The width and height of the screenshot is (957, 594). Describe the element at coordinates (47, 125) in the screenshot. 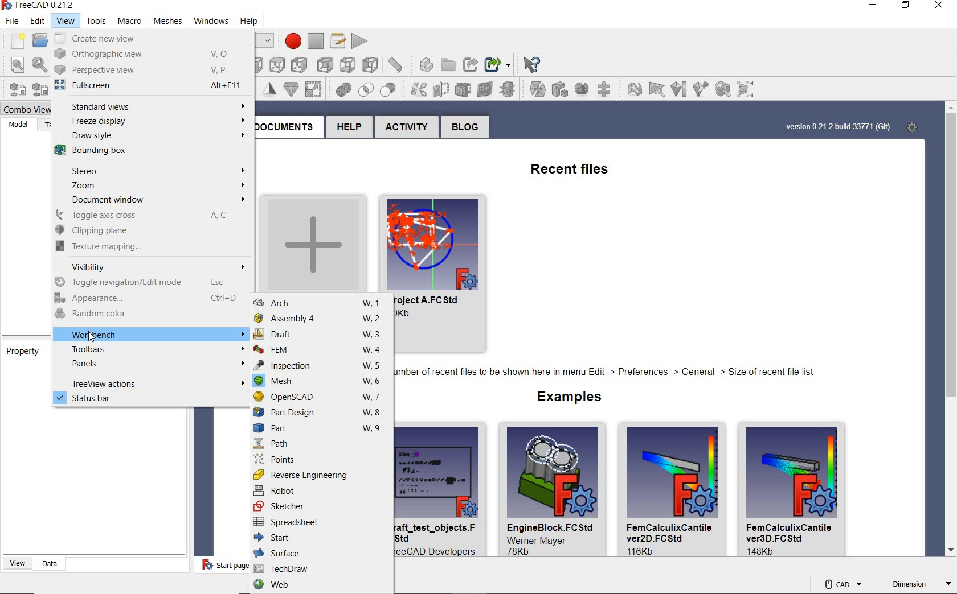

I see `tasks` at that location.